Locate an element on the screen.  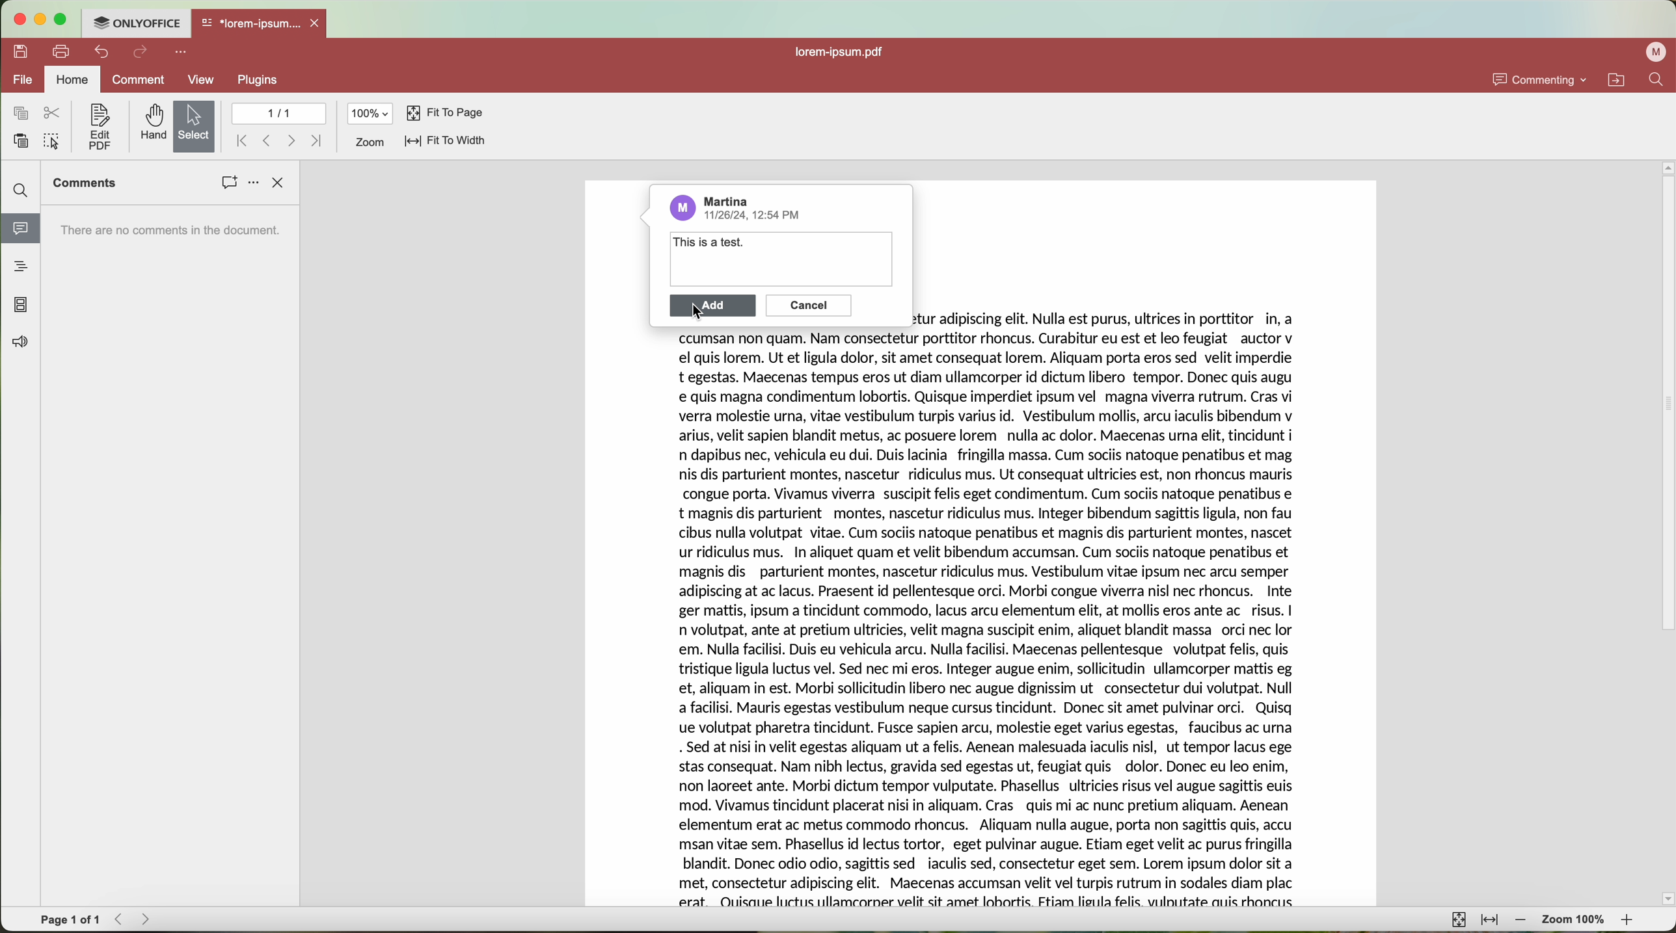
zoom 100% is located at coordinates (1575, 920).